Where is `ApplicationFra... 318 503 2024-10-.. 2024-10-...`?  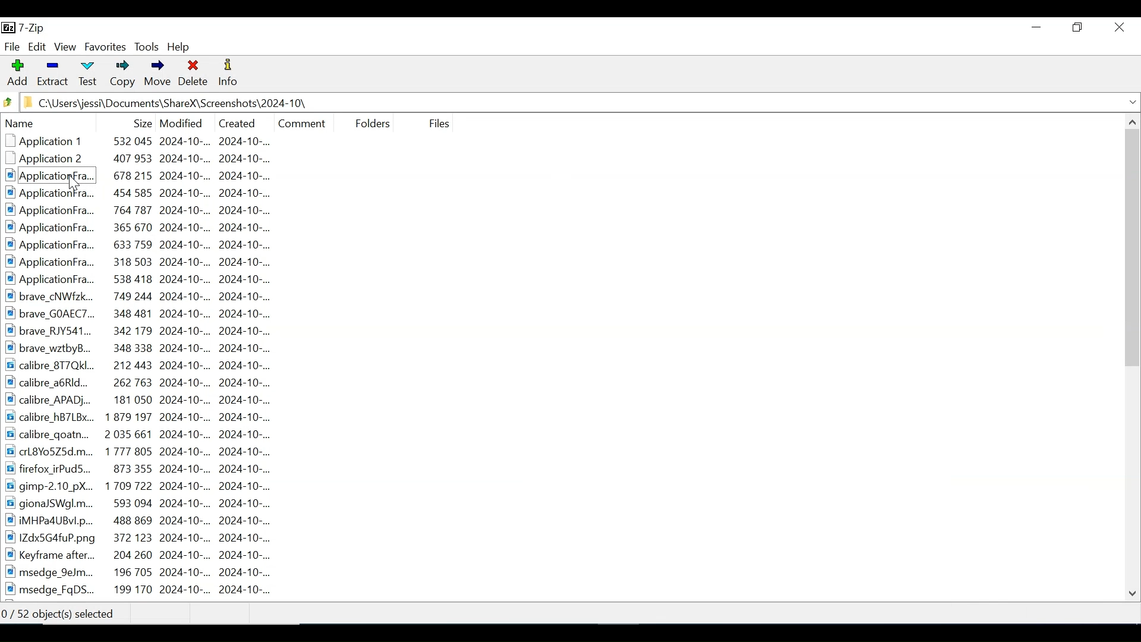
ApplicationFra... 318 503 2024-10-.. 2024-10-... is located at coordinates (145, 262).